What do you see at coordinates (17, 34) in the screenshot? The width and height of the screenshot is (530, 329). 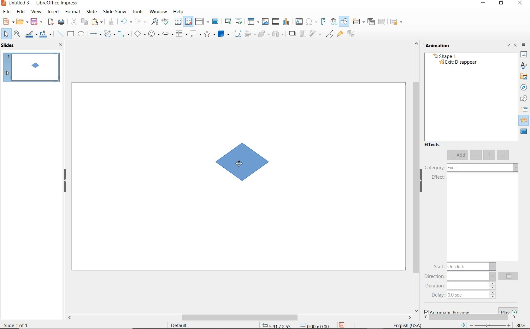 I see `zoom and pan` at bounding box center [17, 34].